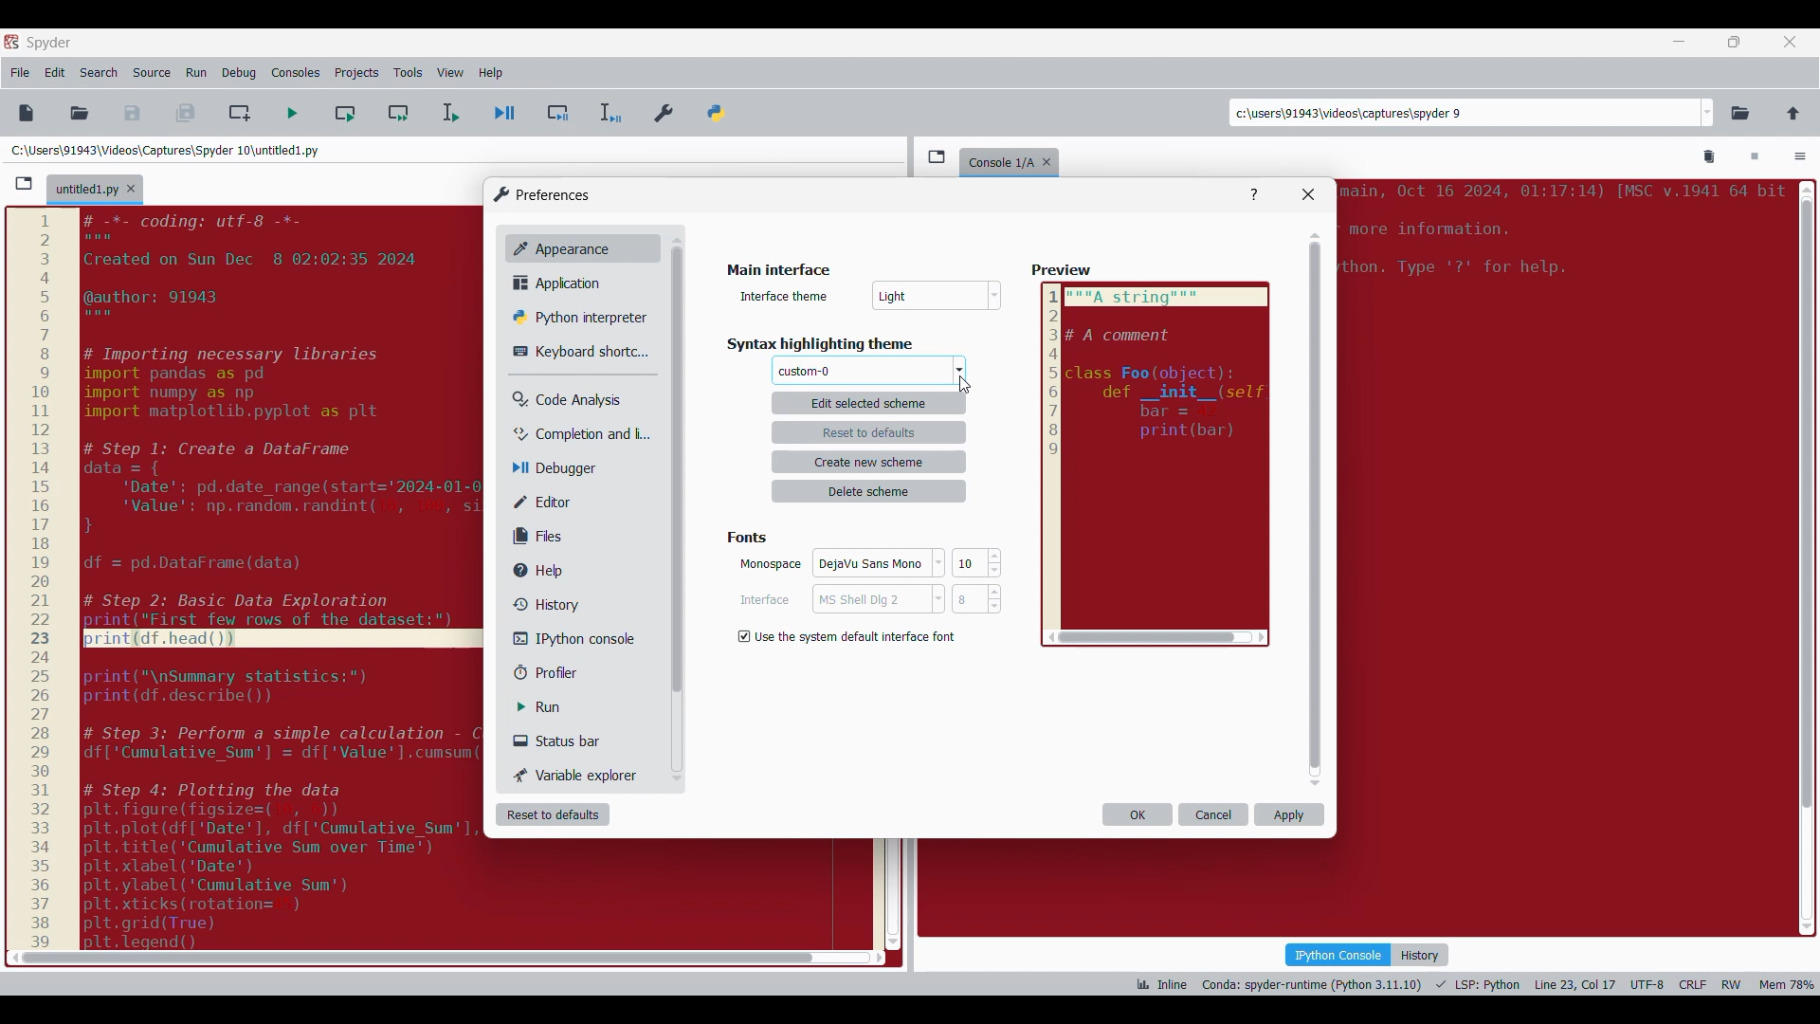 The height and width of the screenshot is (1024, 1820). What do you see at coordinates (868, 602) in the screenshot?
I see `Cancel` at bounding box center [868, 602].